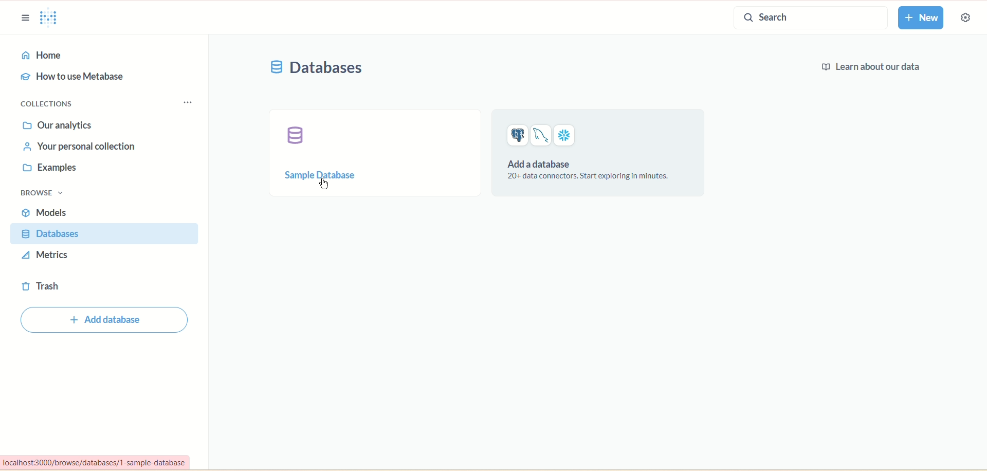  I want to click on logo, so click(47, 16).